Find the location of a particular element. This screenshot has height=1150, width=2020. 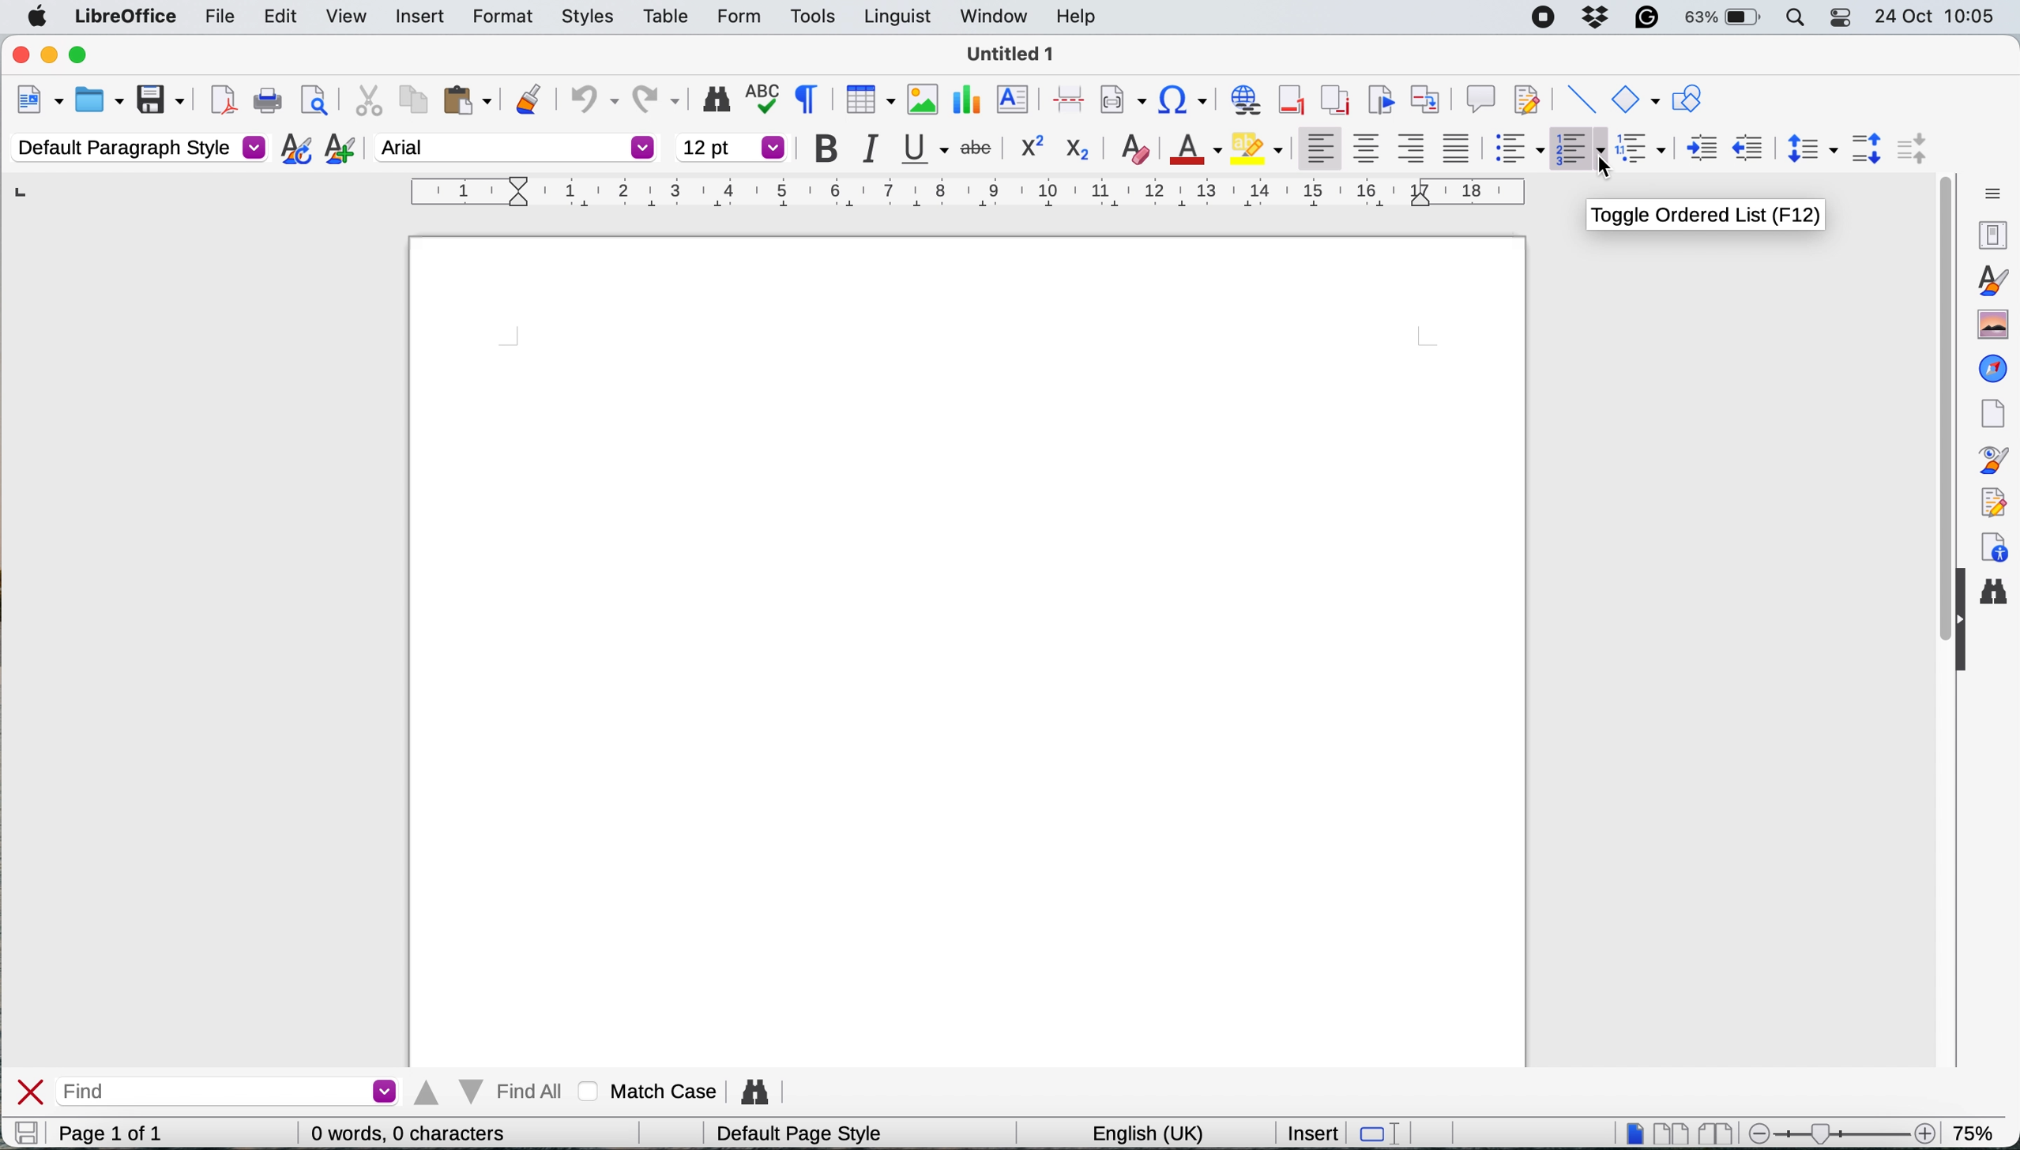

vertical scroll bar is located at coordinates (1931, 412).